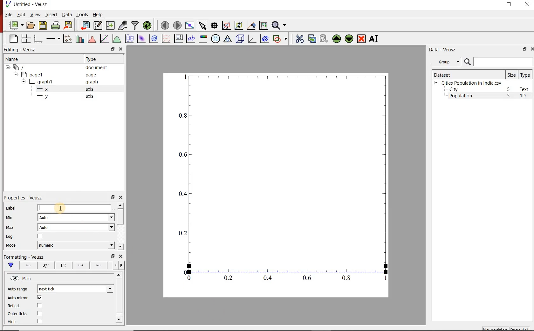  I want to click on restore, so click(525, 49).